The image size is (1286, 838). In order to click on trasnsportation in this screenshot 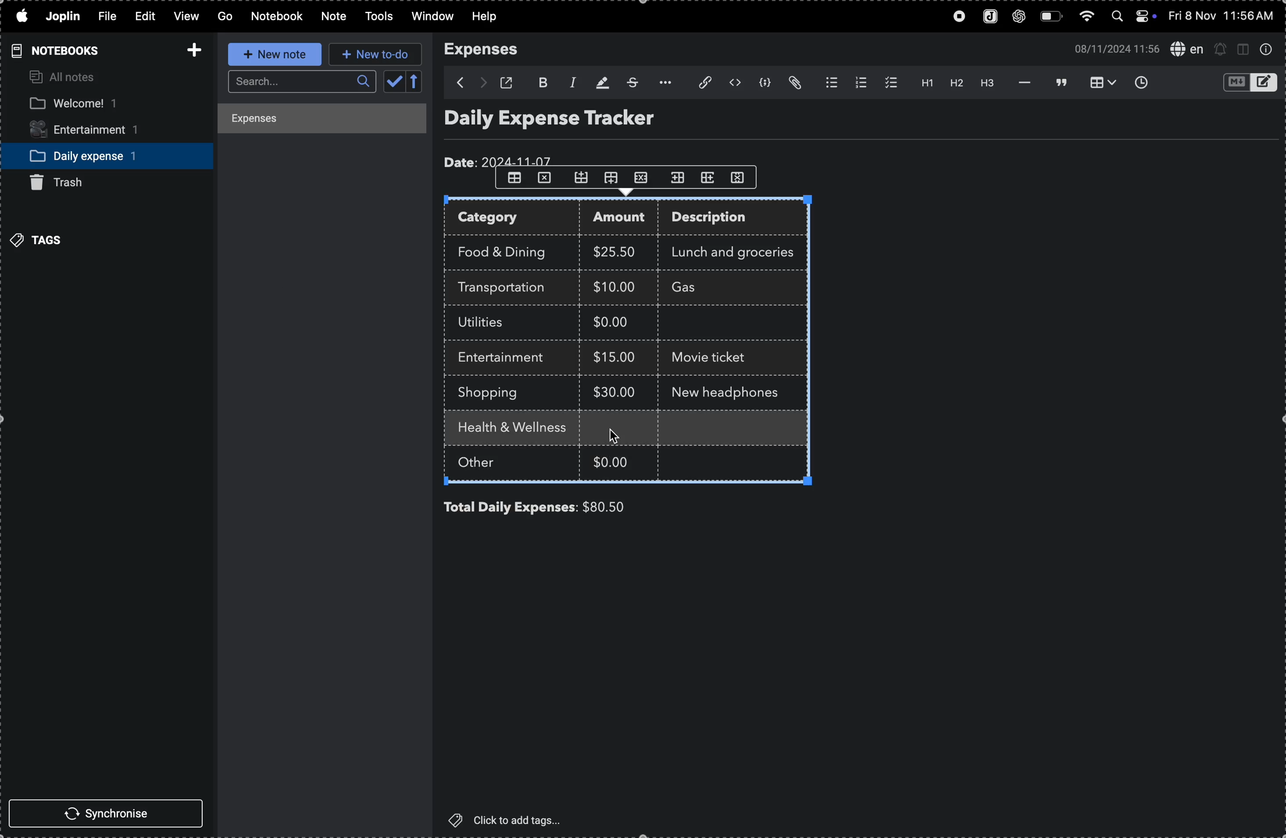, I will do `click(507, 288)`.